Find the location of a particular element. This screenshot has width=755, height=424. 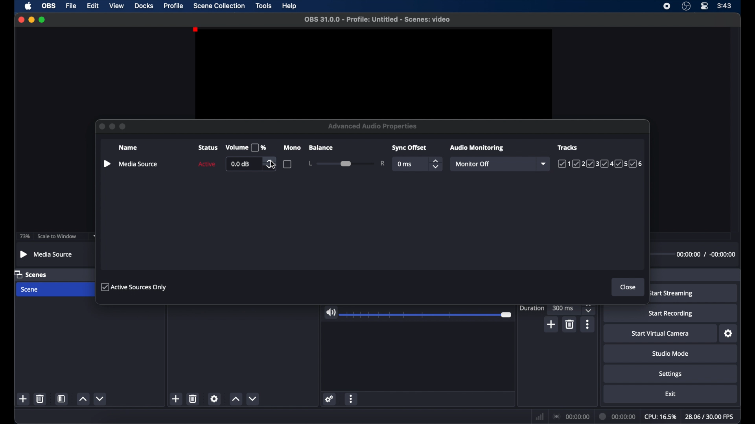

settings is located at coordinates (728, 333).